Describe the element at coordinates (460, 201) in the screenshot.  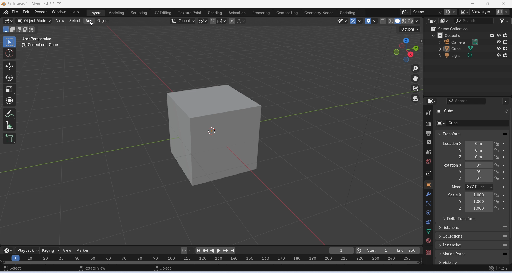
I see `Scale  Y` at that location.